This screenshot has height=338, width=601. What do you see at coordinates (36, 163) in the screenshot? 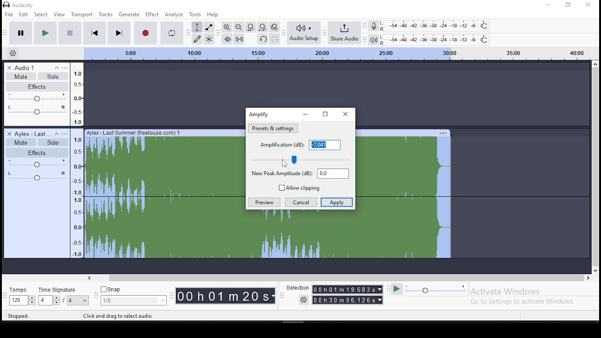
I see `volume` at bounding box center [36, 163].